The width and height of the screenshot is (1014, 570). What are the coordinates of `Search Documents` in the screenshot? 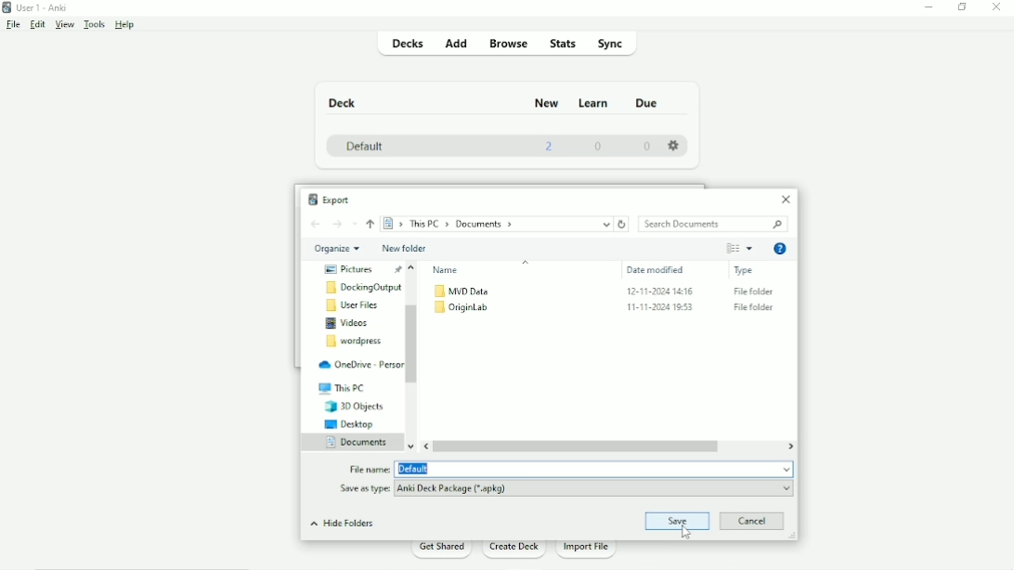 It's located at (714, 223).